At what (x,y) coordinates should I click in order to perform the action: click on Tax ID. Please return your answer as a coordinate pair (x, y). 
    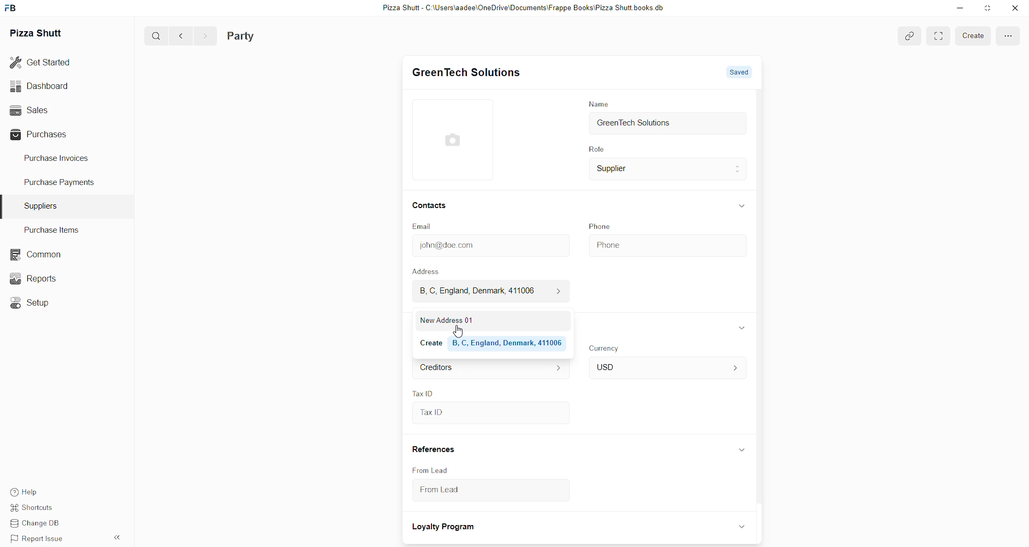
    Looking at the image, I should click on (423, 392).